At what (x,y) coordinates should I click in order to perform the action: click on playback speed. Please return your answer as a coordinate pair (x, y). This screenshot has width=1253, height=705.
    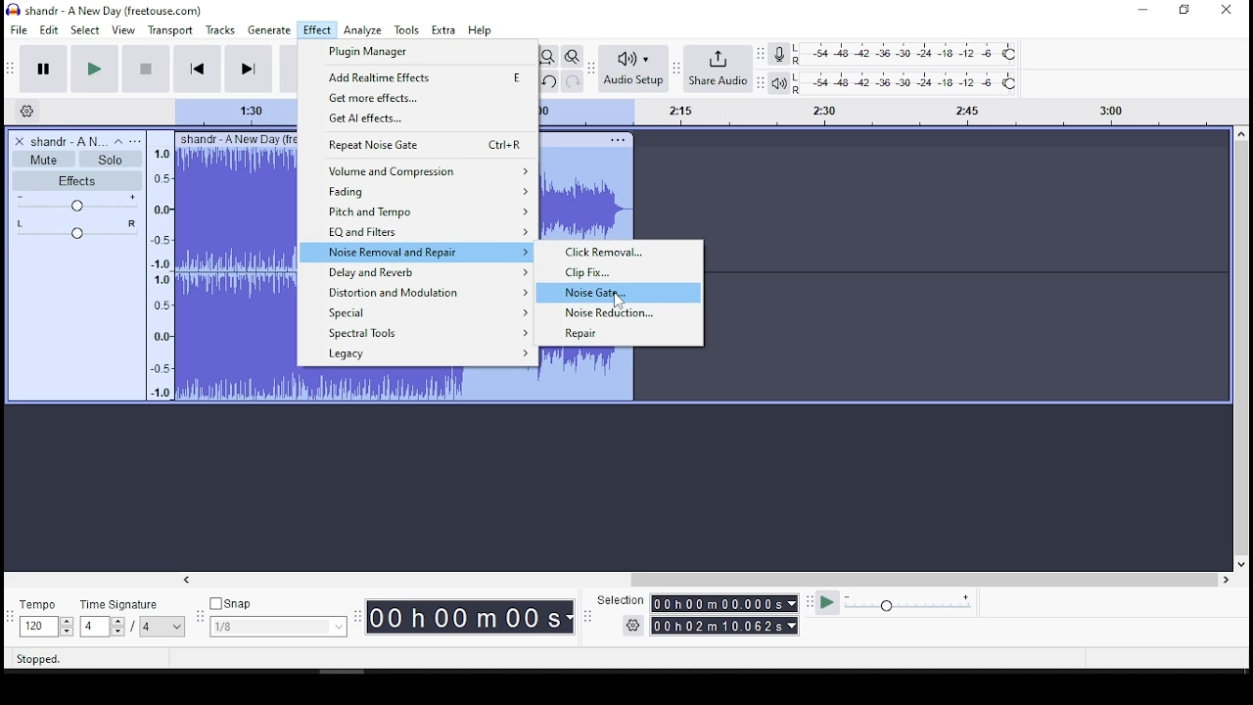
    Looking at the image, I should click on (901, 605).